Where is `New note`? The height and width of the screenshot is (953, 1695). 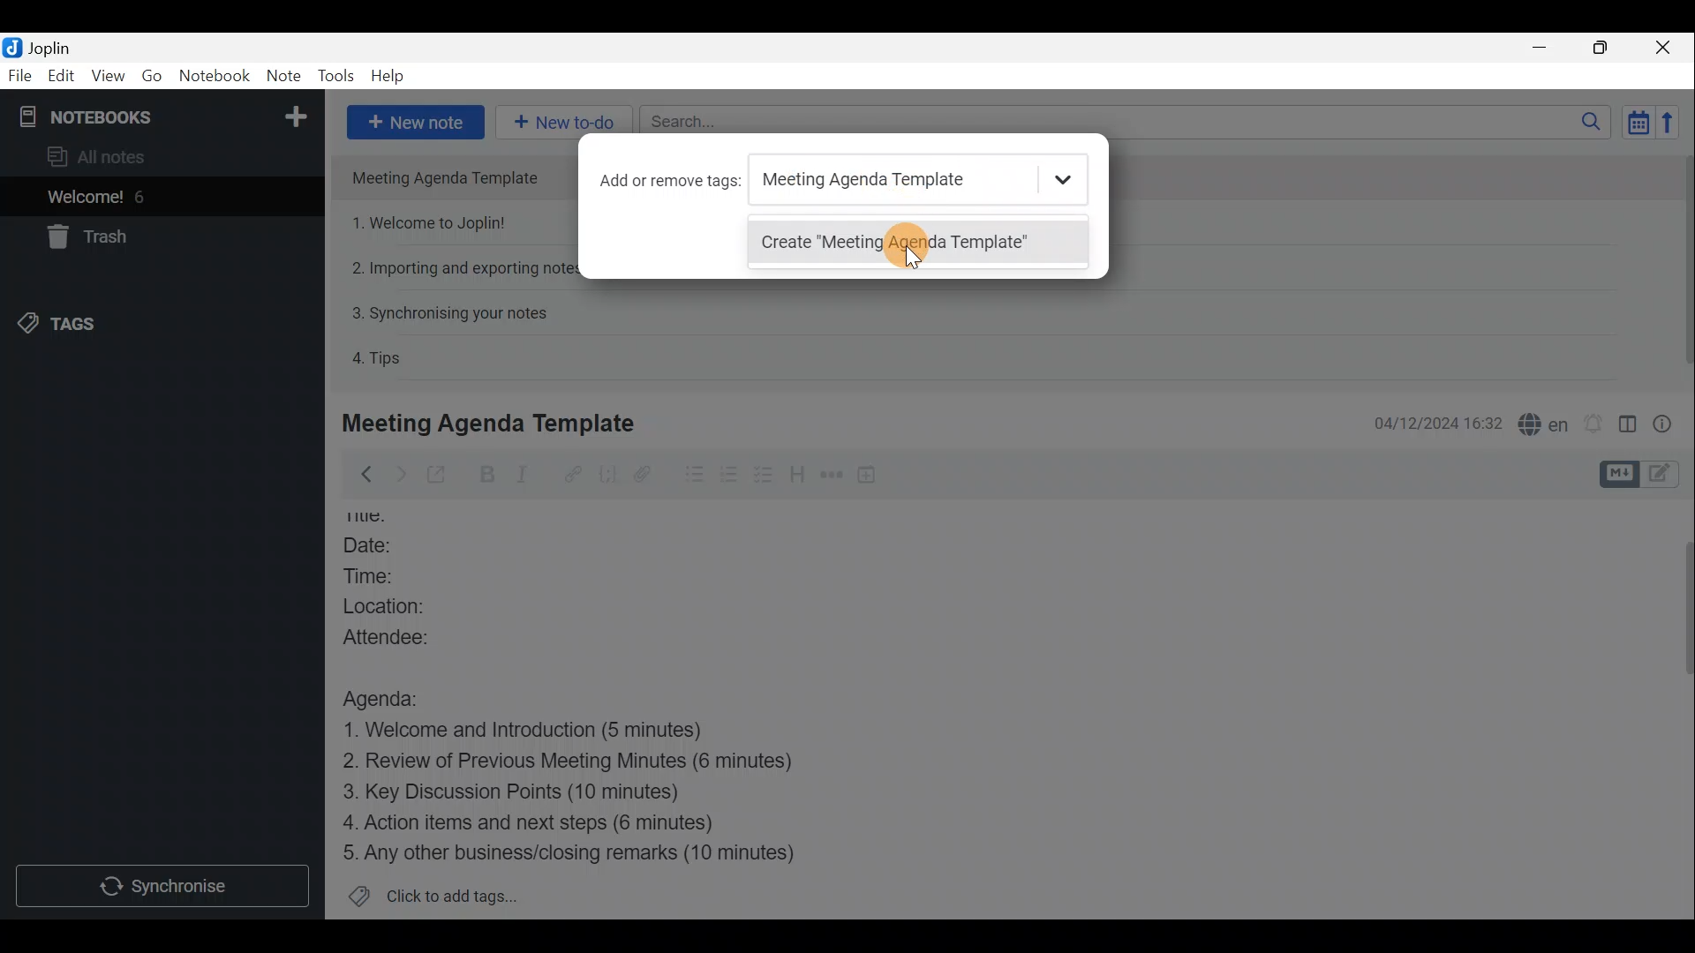
New note is located at coordinates (416, 123).